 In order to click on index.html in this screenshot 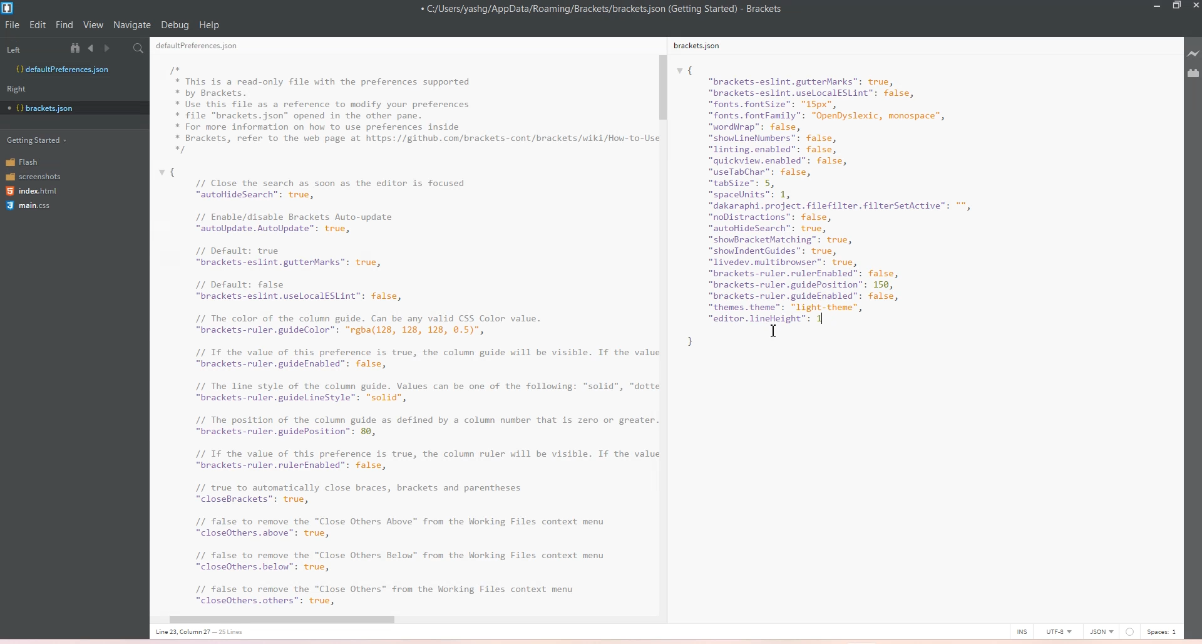, I will do `click(33, 192)`.